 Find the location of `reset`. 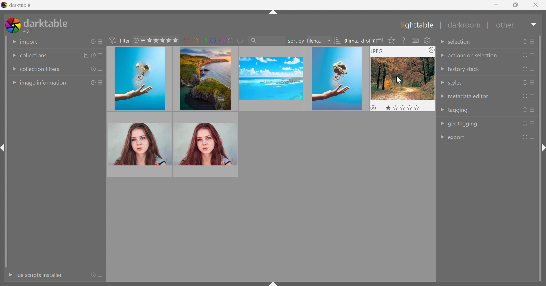

reset is located at coordinates (93, 275).